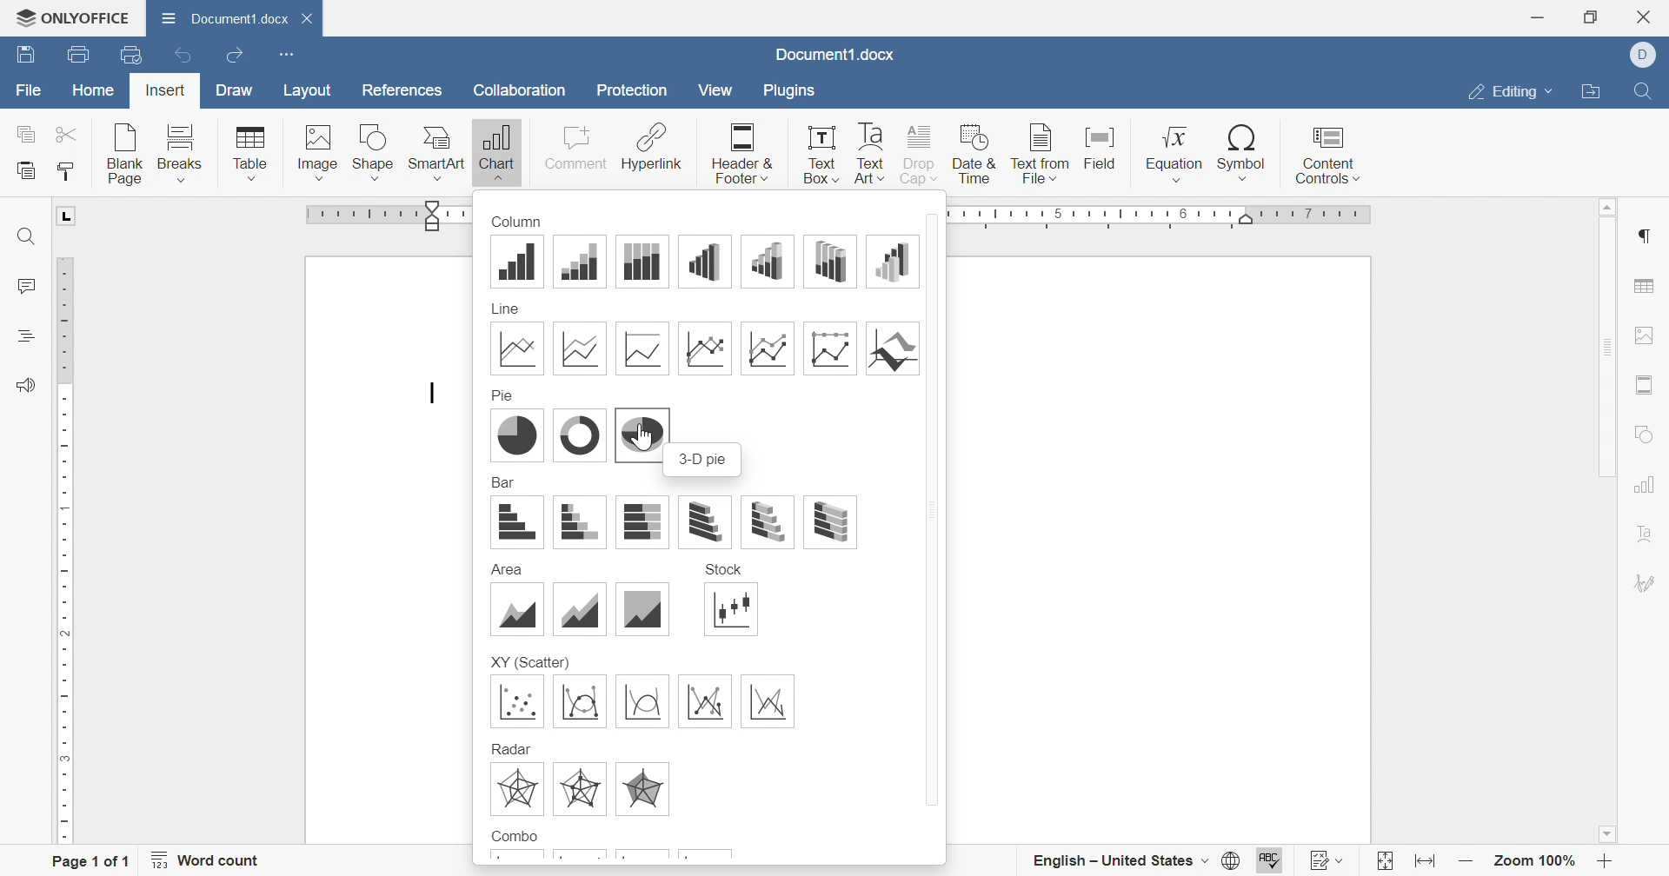 The height and width of the screenshot is (876, 1669). Describe the element at coordinates (166, 90) in the screenshot. I see `Insert` at that location.